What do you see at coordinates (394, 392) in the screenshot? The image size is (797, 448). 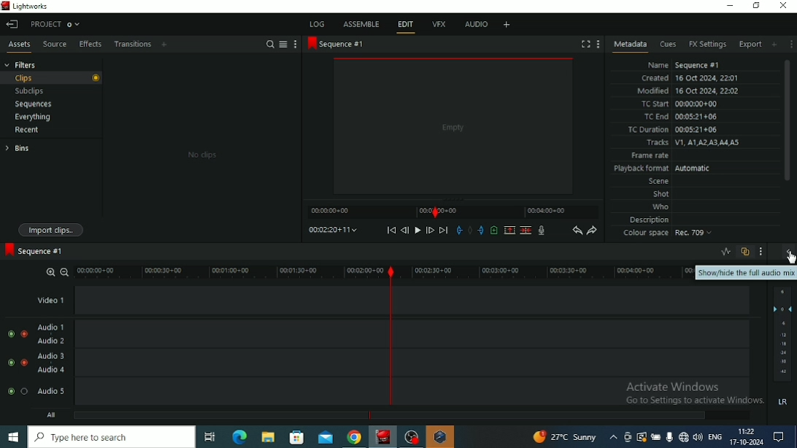 I see `Audio 5` at bounding box center [394, 392].